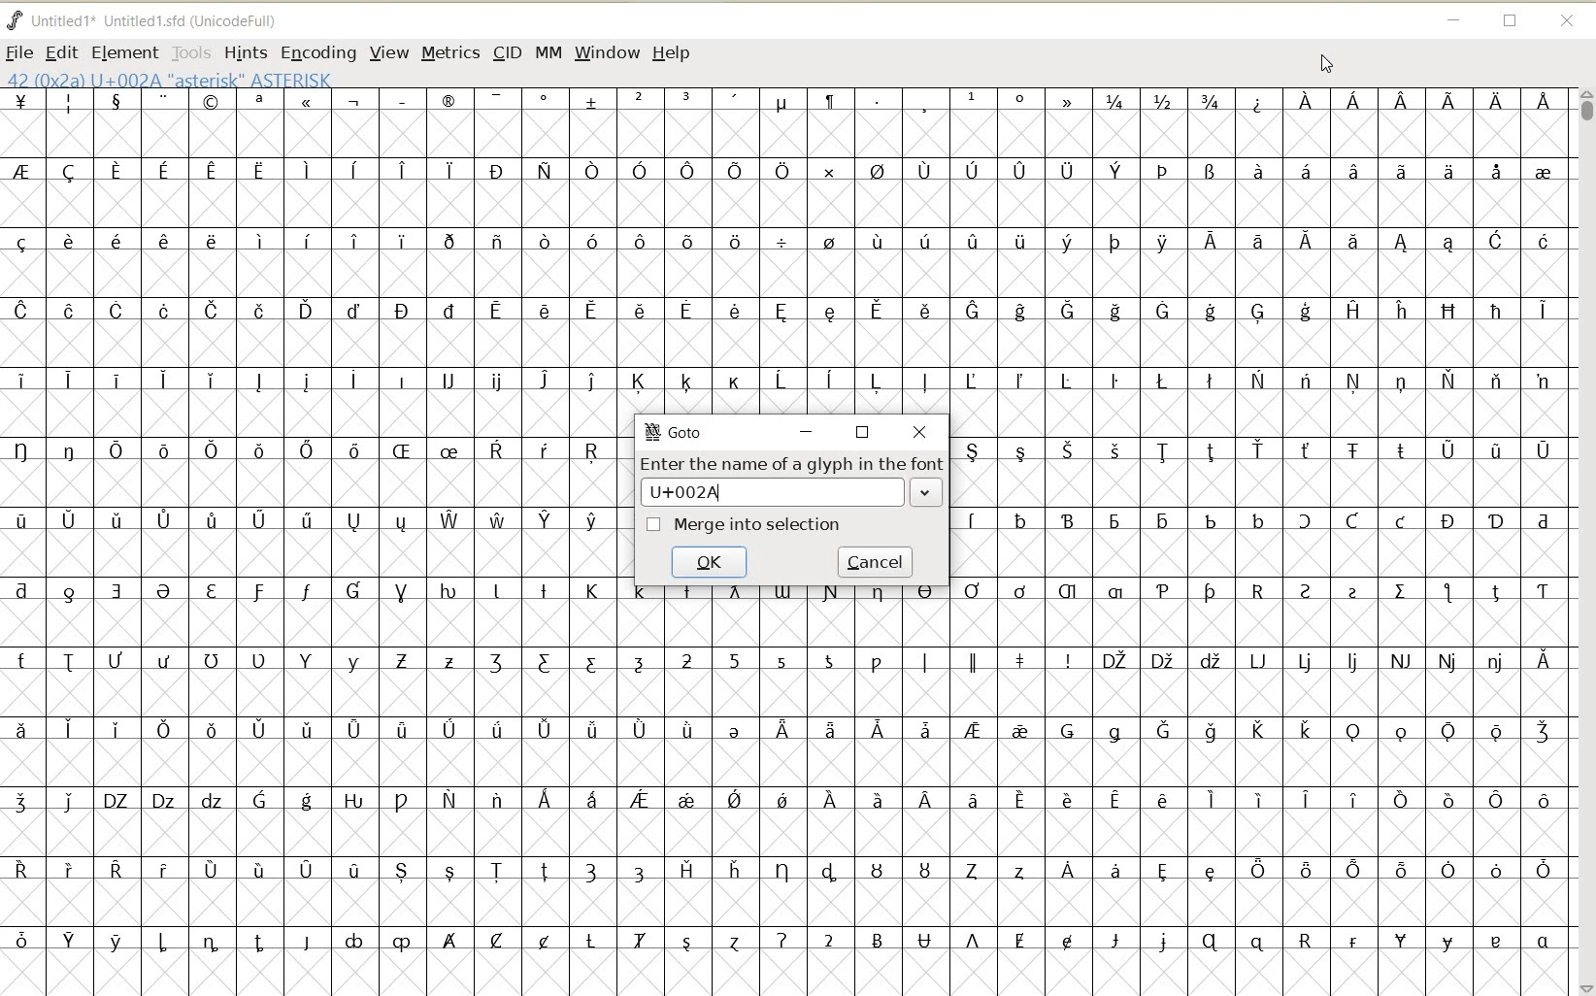 The height and width of the screenshot is (996, 1596). What do you see at coordinates (62, 51) in the screenshot?
I see `EDIT` at bounding box center [62, 51].